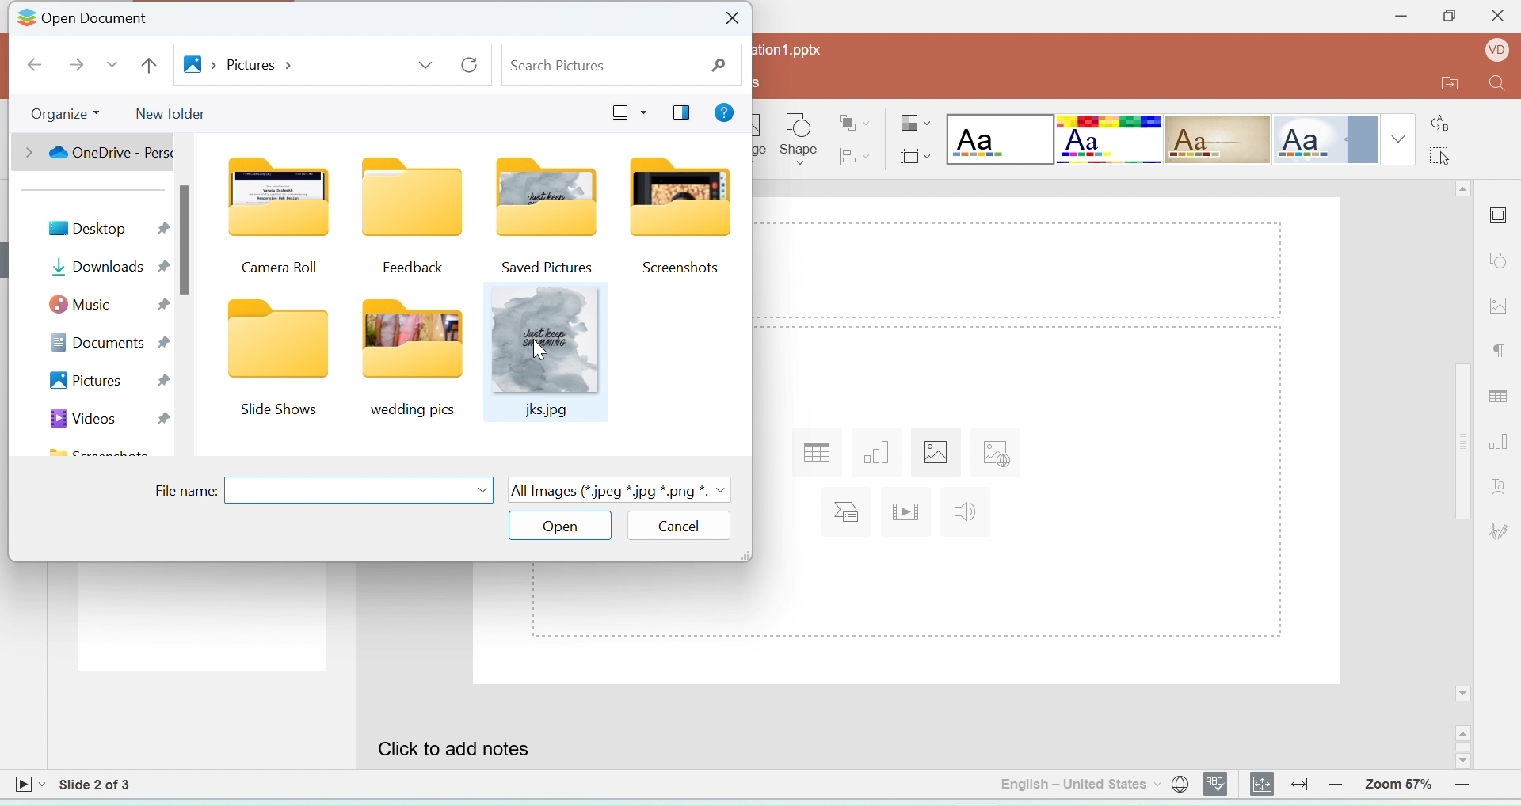 The height and width of the screenshot is (806, 1521). Describe the element at coordinates (424, 67) in the screenshot. I see `previous location` at that location.